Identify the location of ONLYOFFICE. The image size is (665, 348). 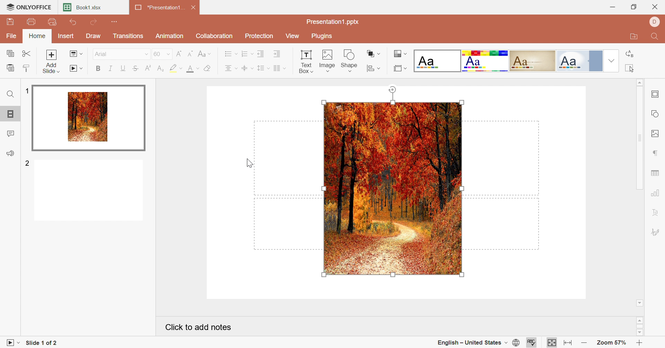
(29, 8).